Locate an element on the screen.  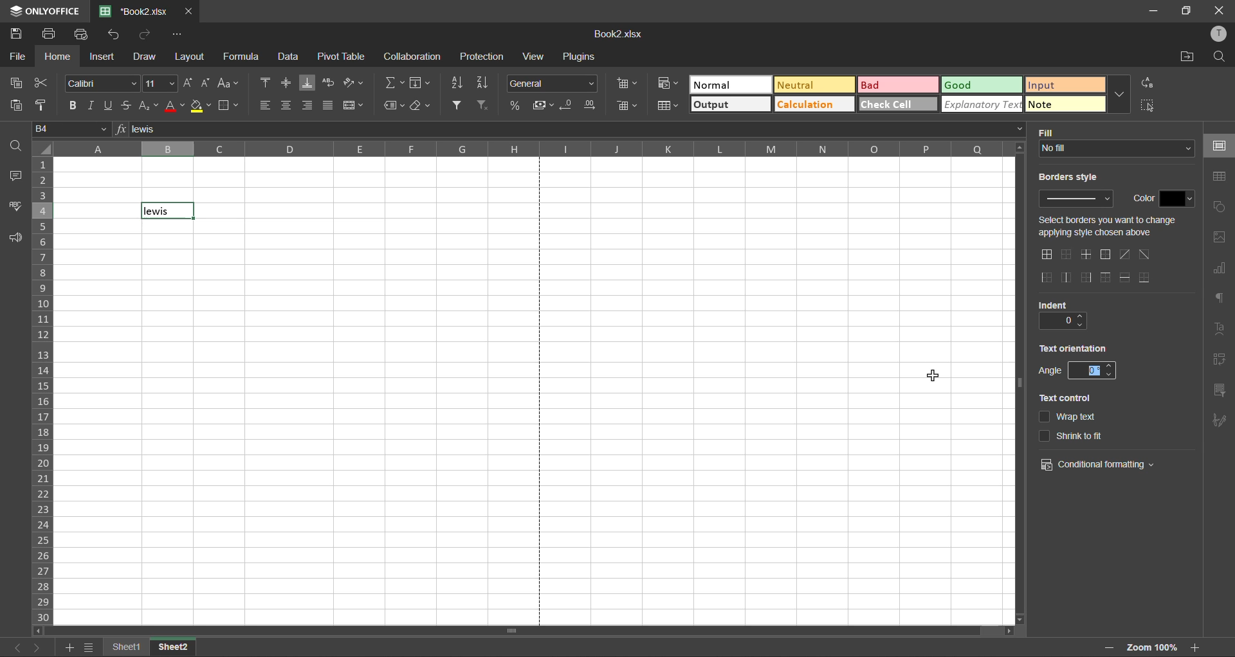
sheet 2 is located at coordinates (172, 646).